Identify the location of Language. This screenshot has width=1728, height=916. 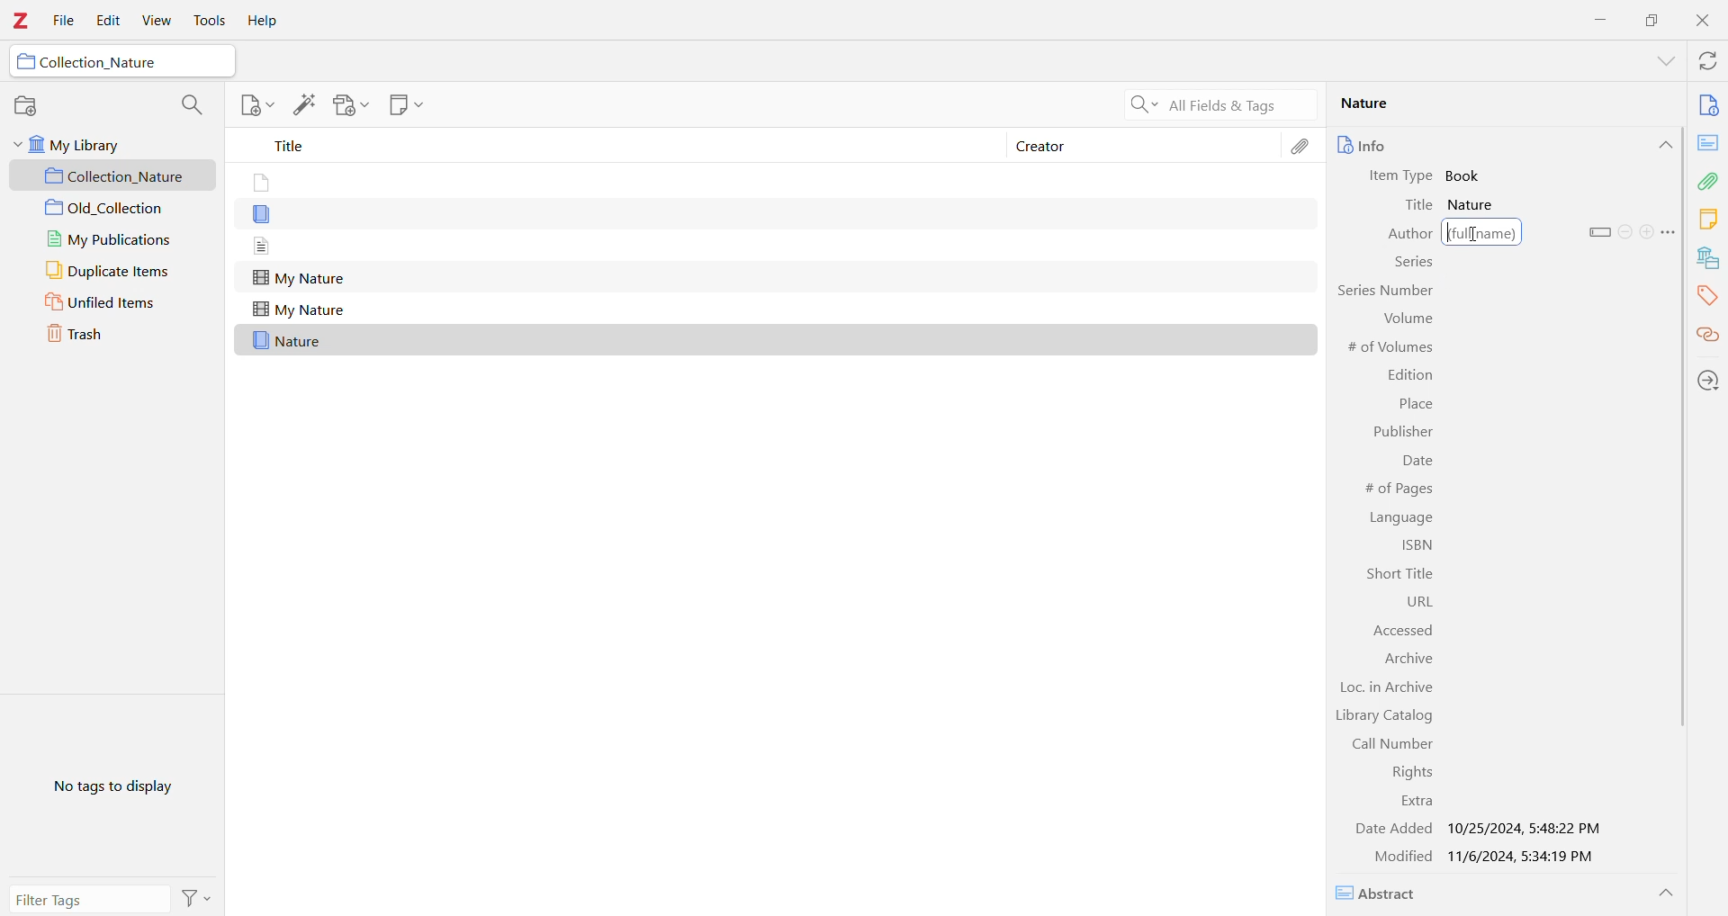
(1404, 517).